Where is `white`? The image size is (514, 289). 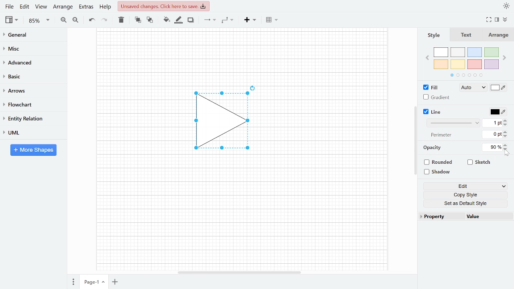
white is located at coordinates (441, 53).